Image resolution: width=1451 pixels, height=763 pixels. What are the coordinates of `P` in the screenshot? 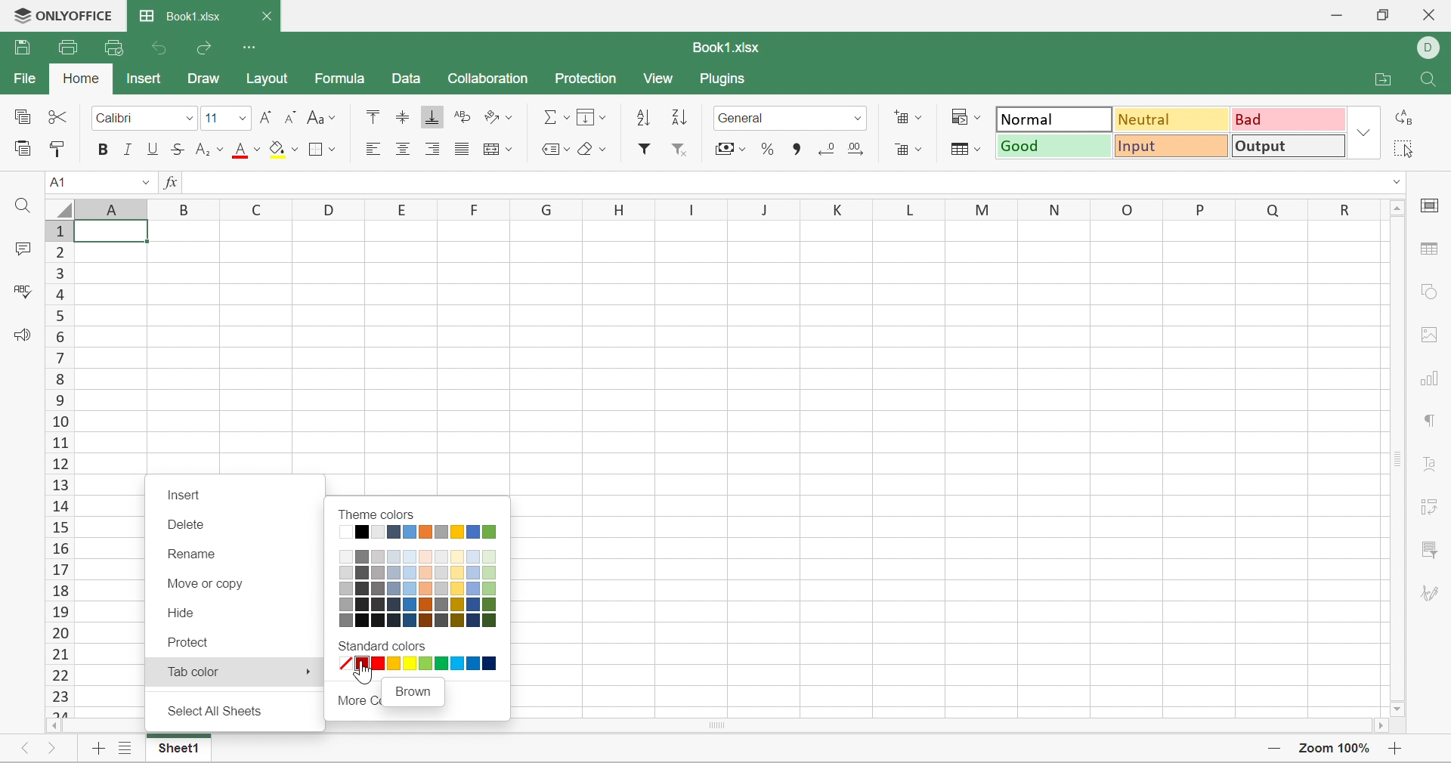 It's located at (1203, 208).